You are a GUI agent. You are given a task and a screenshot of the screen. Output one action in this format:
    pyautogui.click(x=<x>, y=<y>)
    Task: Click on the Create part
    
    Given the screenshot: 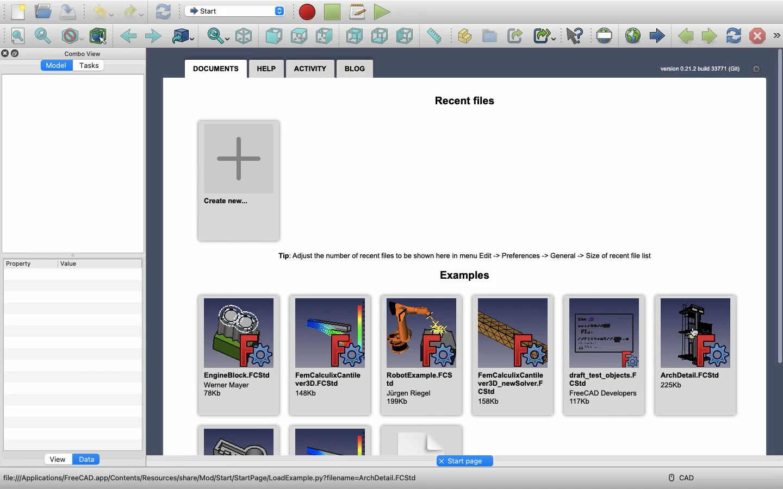 What is the action you would take?
    pyautogui.click(x=465, y=36)
    